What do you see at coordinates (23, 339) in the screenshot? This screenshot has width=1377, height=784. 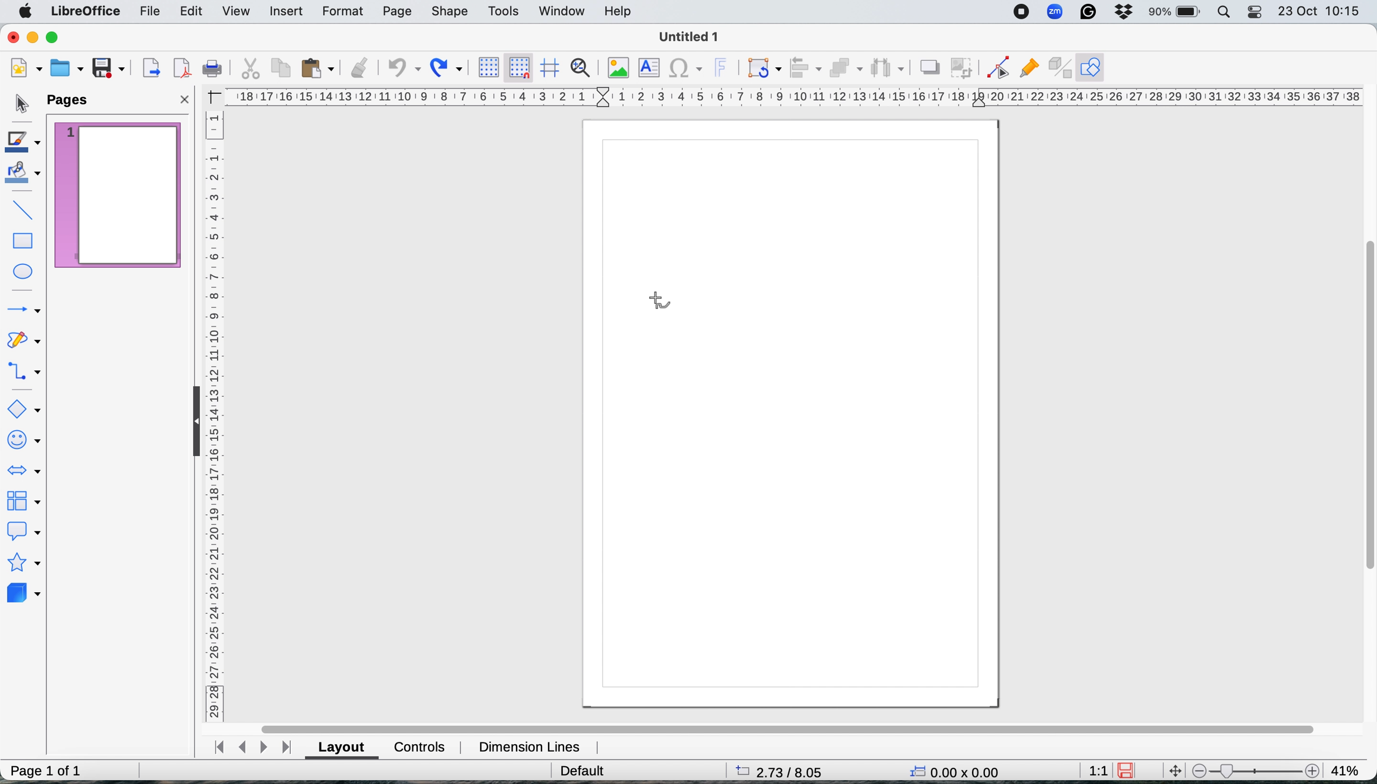 I see `curves and polygons` at bounding box center [23, 339].